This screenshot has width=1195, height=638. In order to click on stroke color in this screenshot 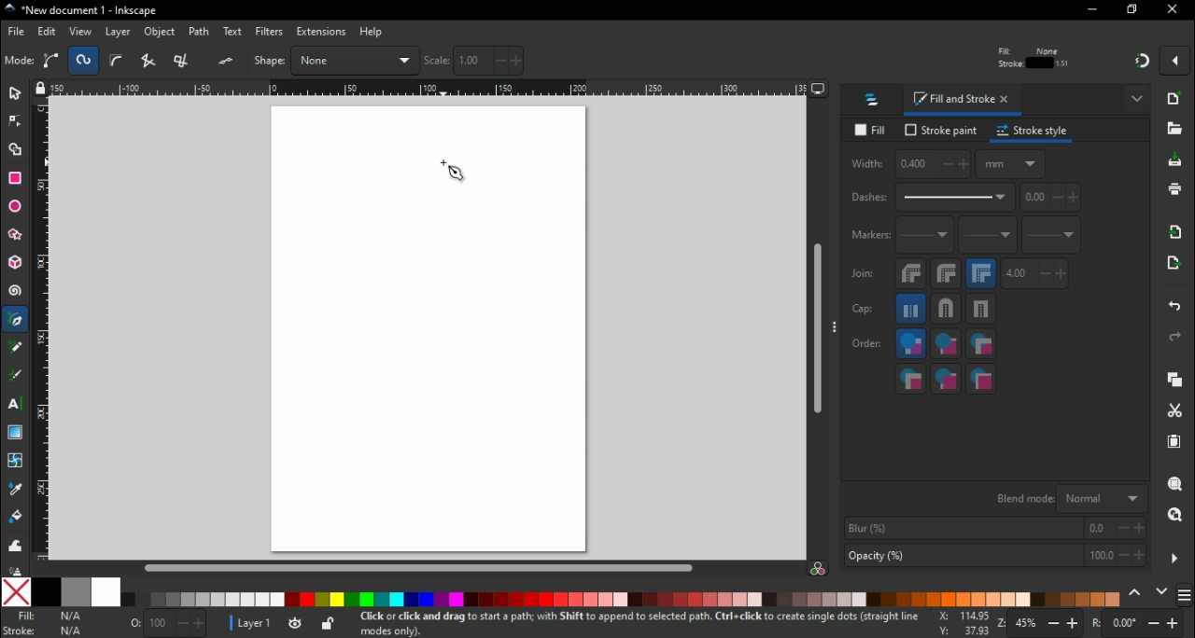, I will do `click(49, 631)`.